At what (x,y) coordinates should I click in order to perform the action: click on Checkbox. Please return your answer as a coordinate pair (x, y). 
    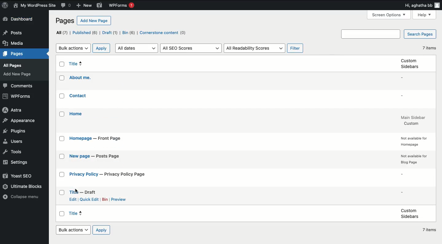
    Looking at the image, I should click on (63, 78).